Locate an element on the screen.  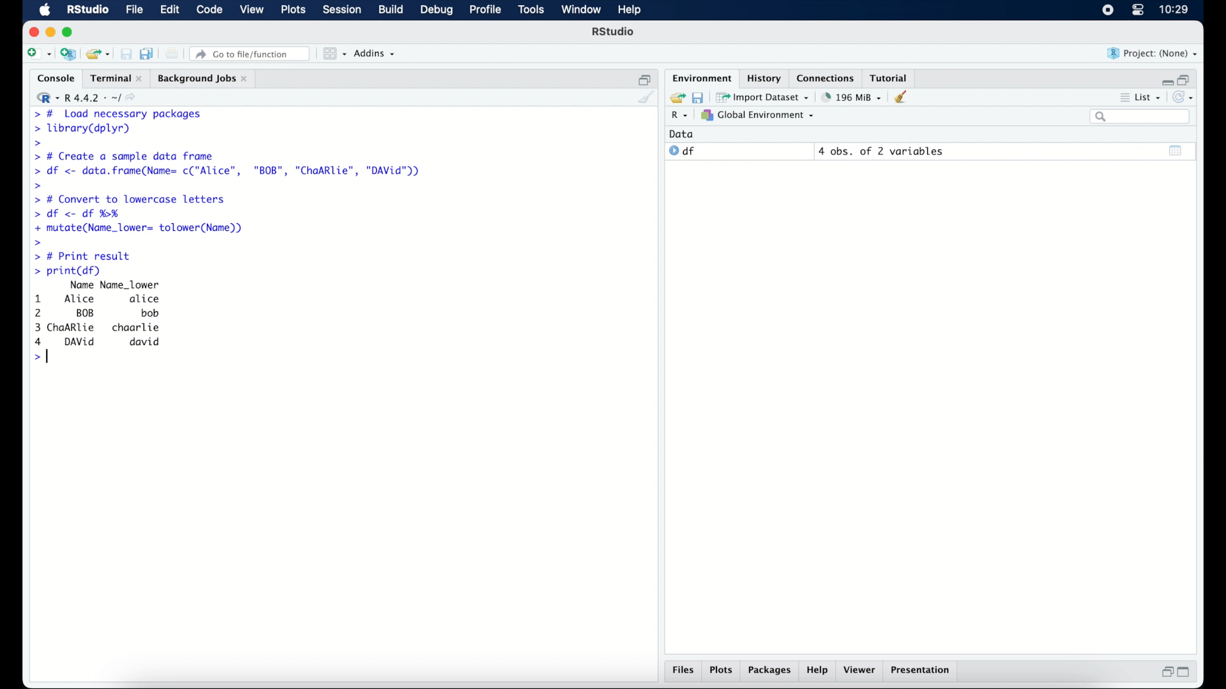
> print(df)| is located at coordinates (72, 270).